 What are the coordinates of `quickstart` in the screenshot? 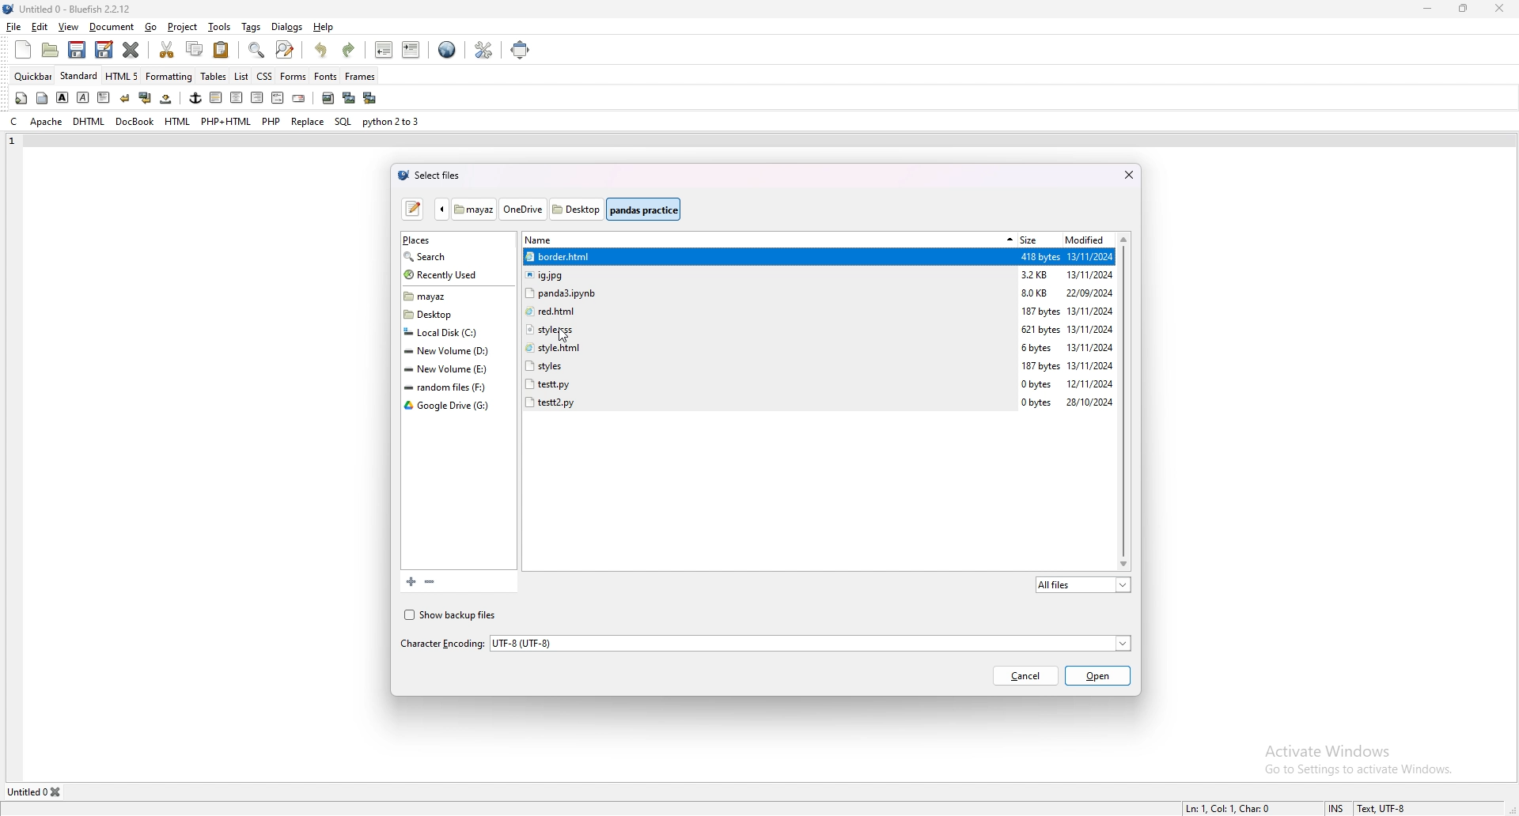 It's located at (21, 98).